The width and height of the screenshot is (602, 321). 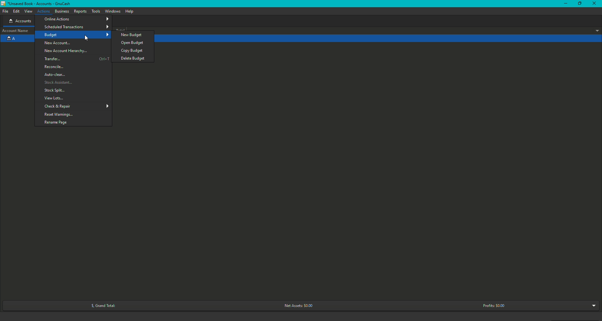 What do you see at coordinates (54, 90) in the screenshot?
I see `Stock Splits` at bounding box center [54, 90].